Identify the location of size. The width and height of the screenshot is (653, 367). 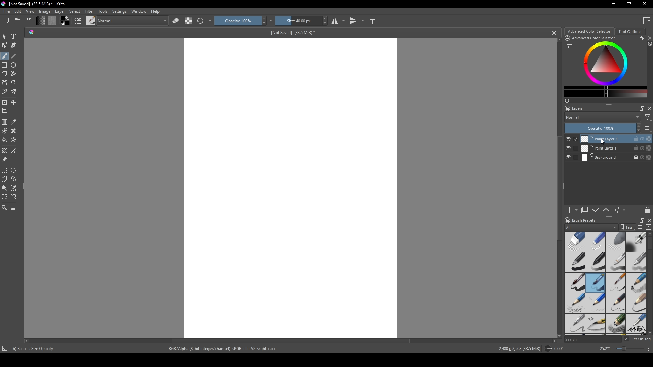
(298, 21).